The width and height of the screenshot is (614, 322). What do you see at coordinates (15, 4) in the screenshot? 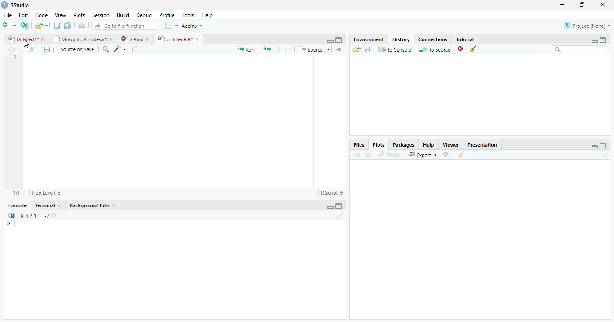
I see `Rstudio` at bounding box center [15, 4].